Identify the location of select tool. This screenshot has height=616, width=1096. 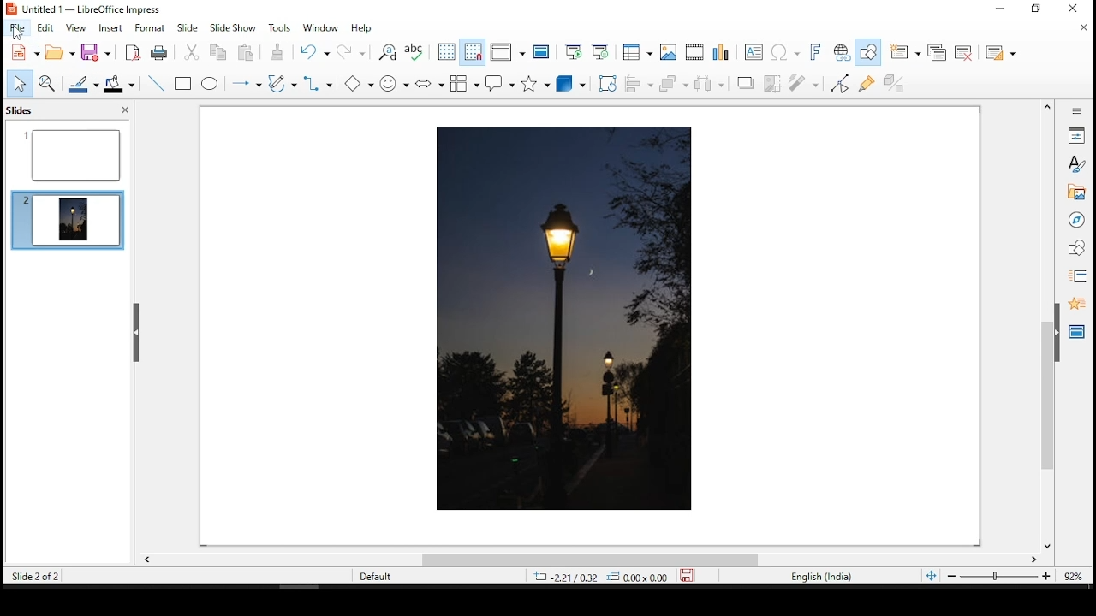
(21, 83).